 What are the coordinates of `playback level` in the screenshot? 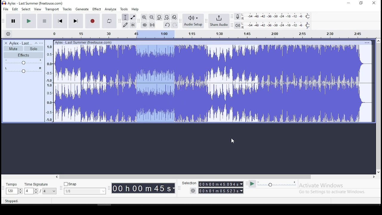 It's located at (279, 25).